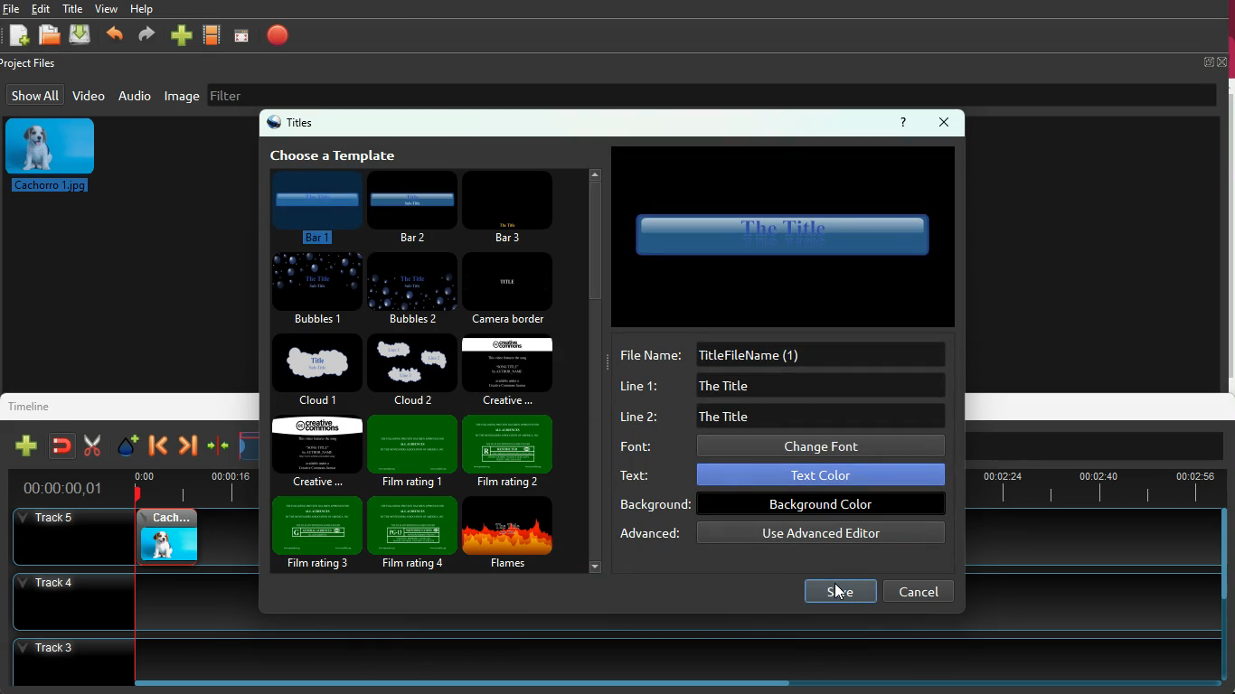 This screenshot has width=1235, height=694. Describe the element at coordinates (413, 451) in the screenshot. I see `film rating 1` at that location.